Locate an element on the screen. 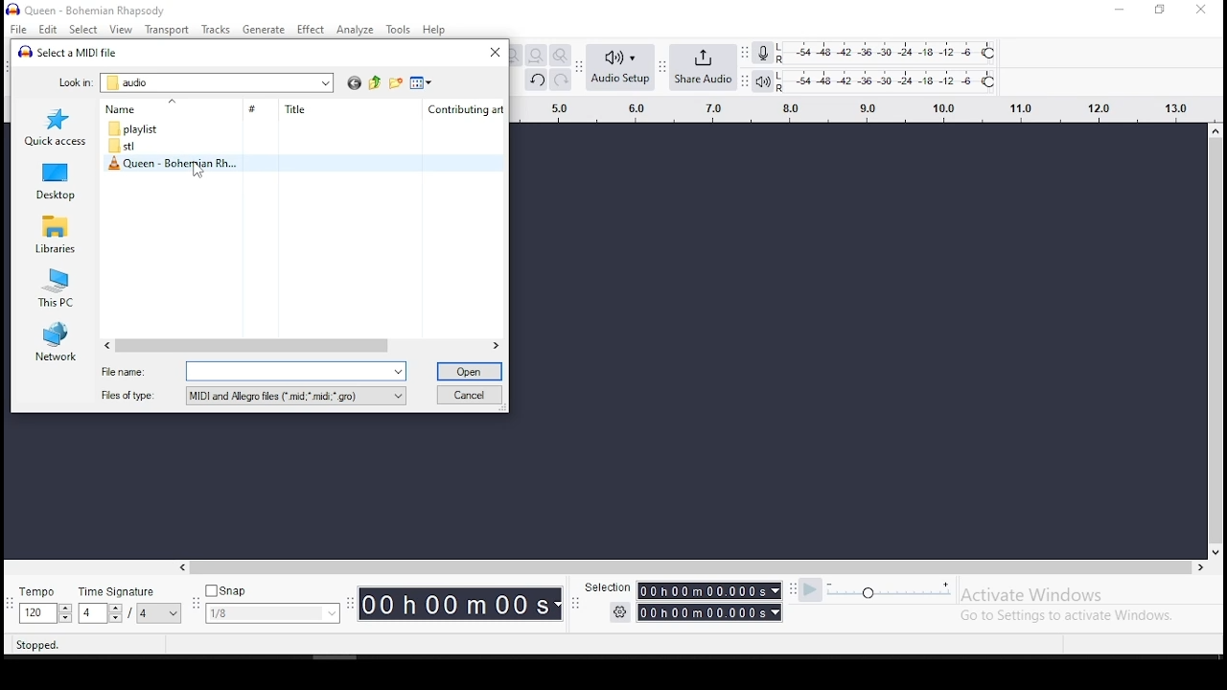 The image size is (1227, 690). 00h00M00s is located at coordinates (460, 604).